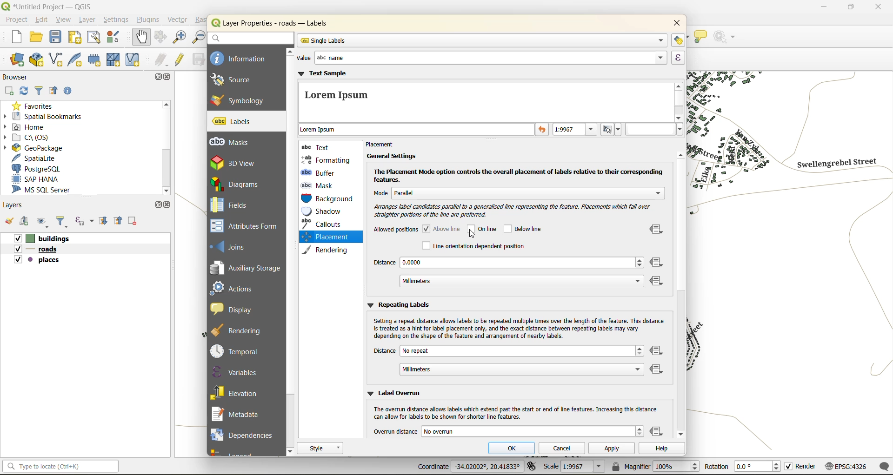 Image resolution: width=893 pixels, height=475 pixels. What do you see at coordinates (101, 222) in the screenshot?
I see `expand all` at bounding box center [101, 222].